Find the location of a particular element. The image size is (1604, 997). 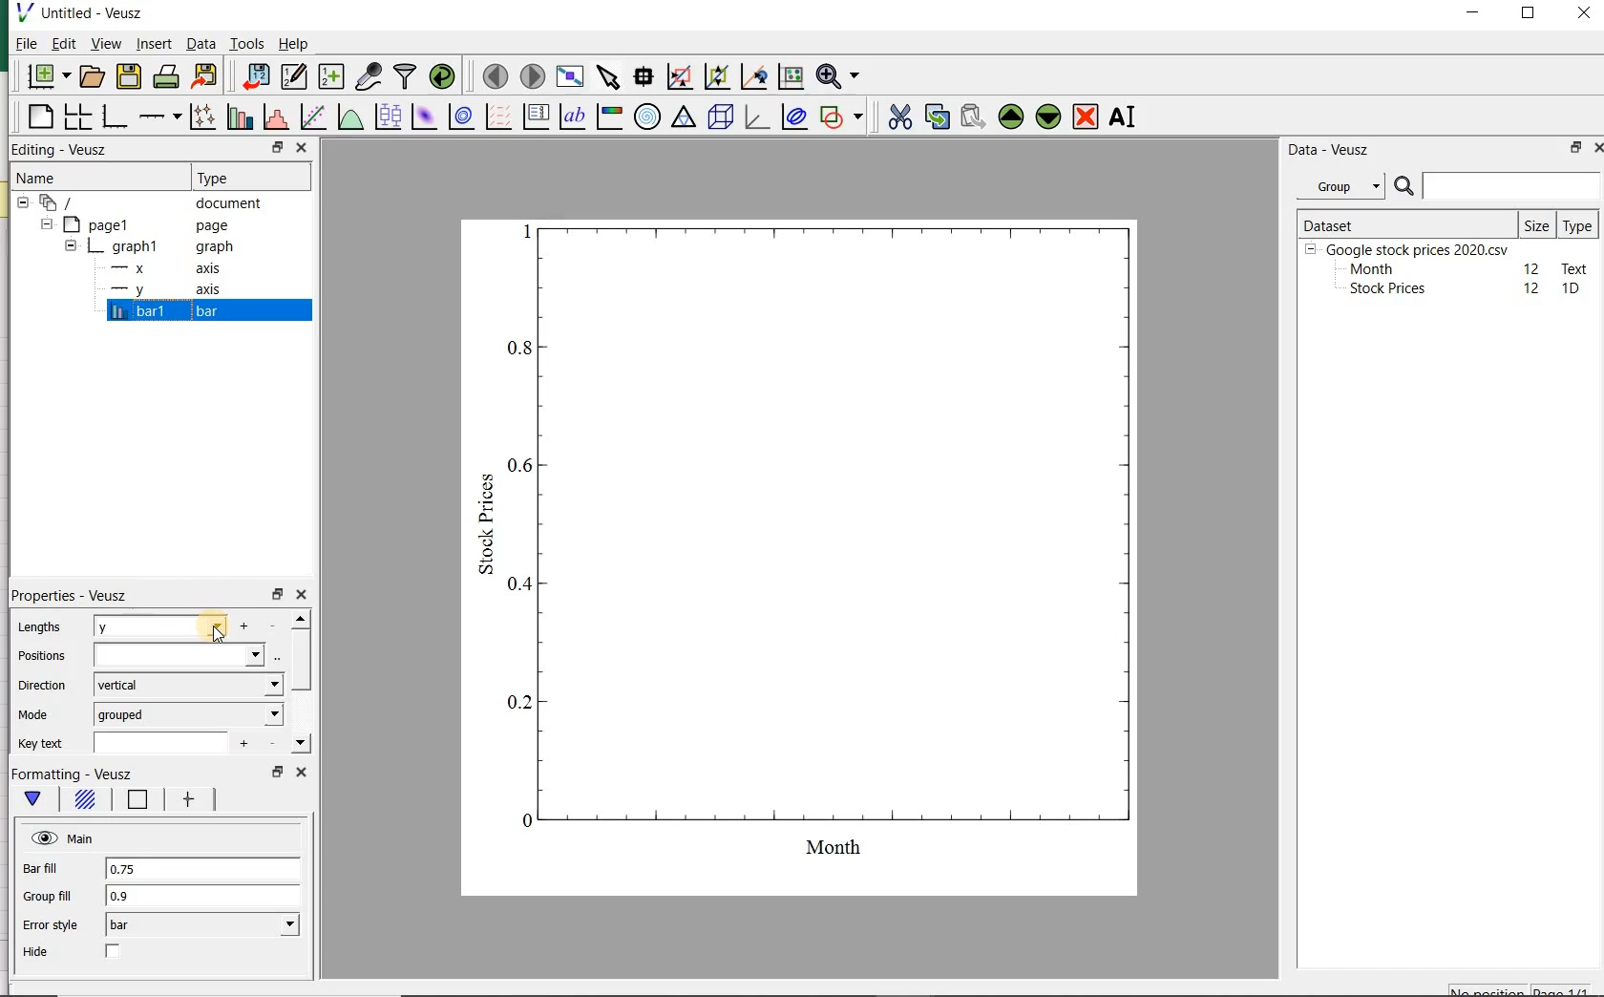

remove the selected widget is located at coordinates (1087, 117).